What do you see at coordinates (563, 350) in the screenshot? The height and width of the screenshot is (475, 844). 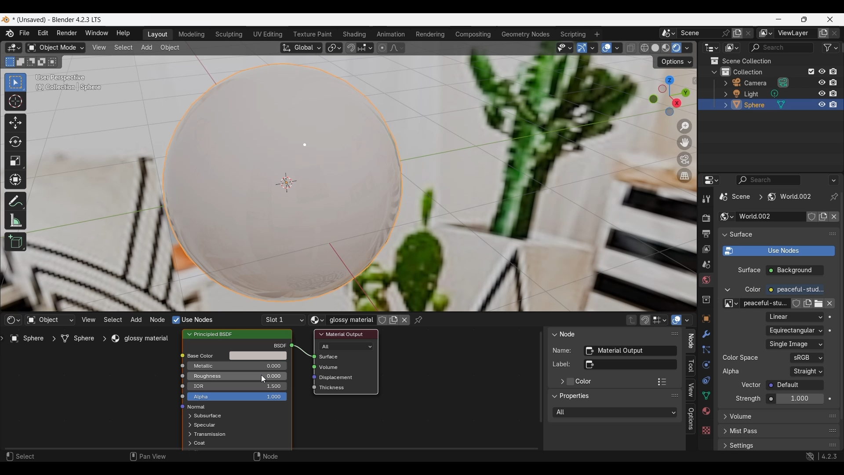 I see `Name:` at bounding box center [563, 350].